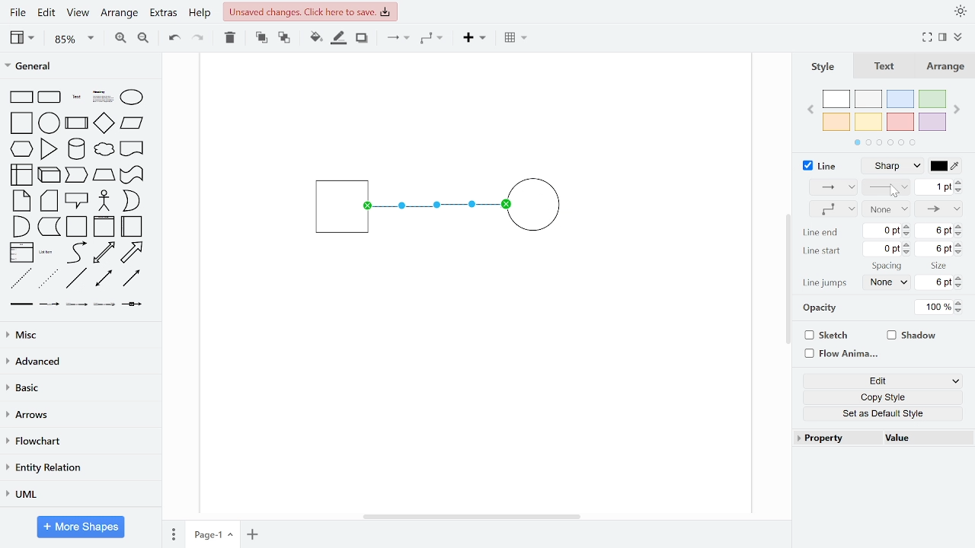  What do you see at coordinates (940, 266) in the screenshot?
I see `size` at bounding box center [940, 266].